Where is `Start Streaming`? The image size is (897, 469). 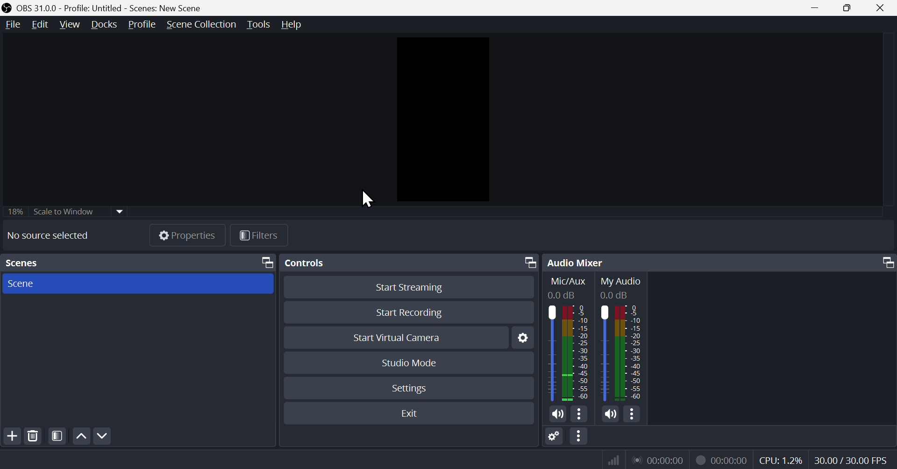 Start Streaming is located at coordinates (410, 286).